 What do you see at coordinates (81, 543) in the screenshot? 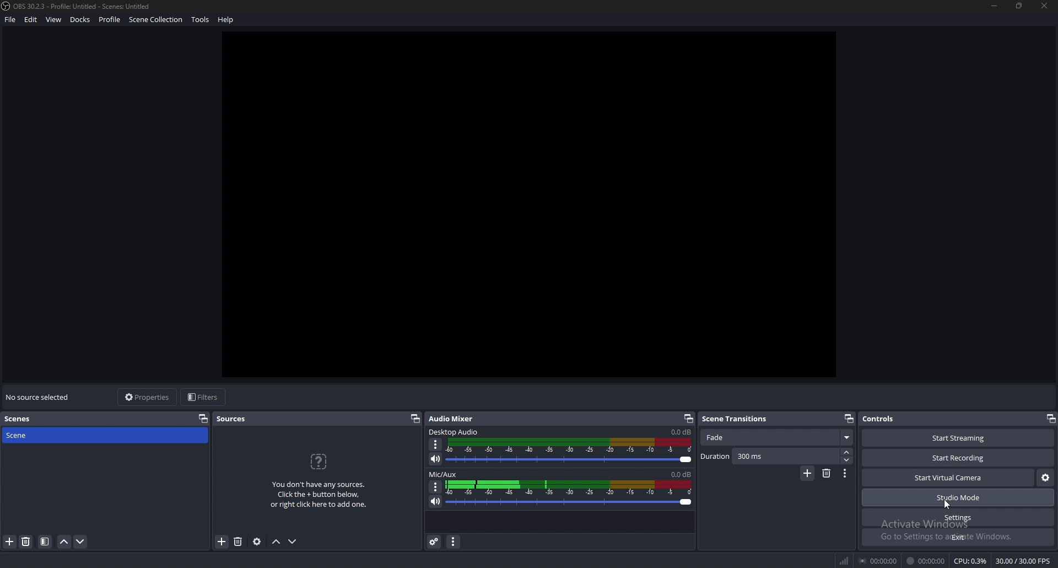
I see `move scene down` at bounding box center [81, 543].